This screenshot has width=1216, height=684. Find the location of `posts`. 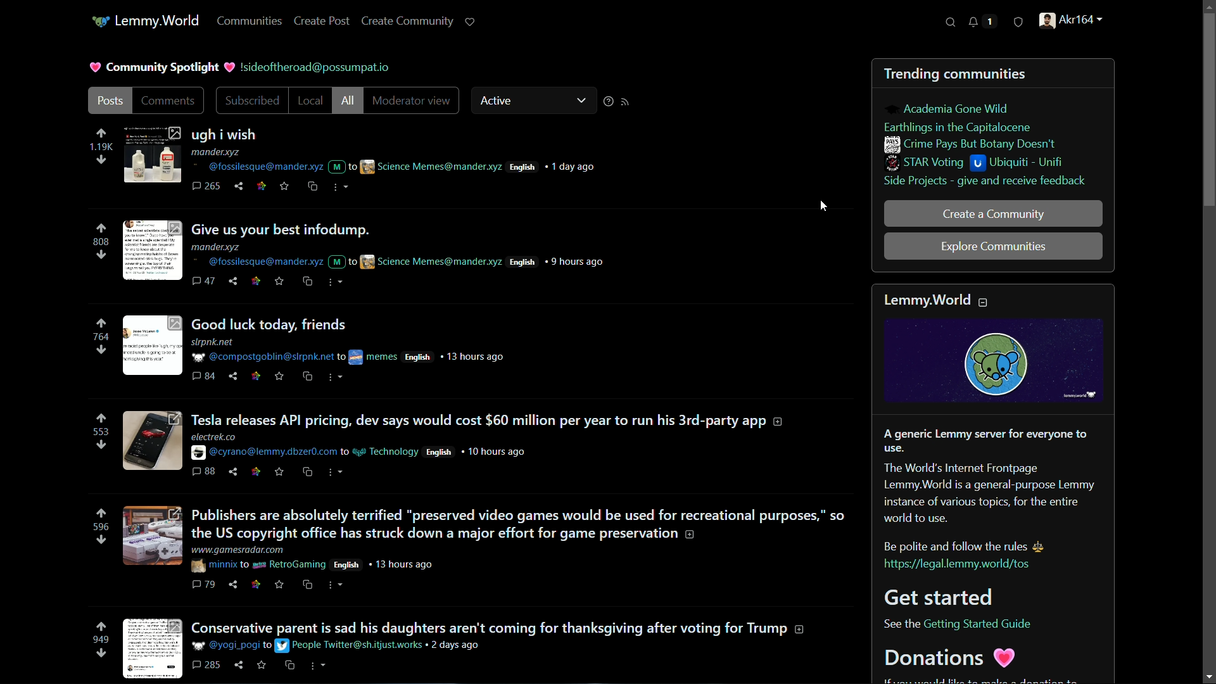

posts is located at coordinates (112, 102).